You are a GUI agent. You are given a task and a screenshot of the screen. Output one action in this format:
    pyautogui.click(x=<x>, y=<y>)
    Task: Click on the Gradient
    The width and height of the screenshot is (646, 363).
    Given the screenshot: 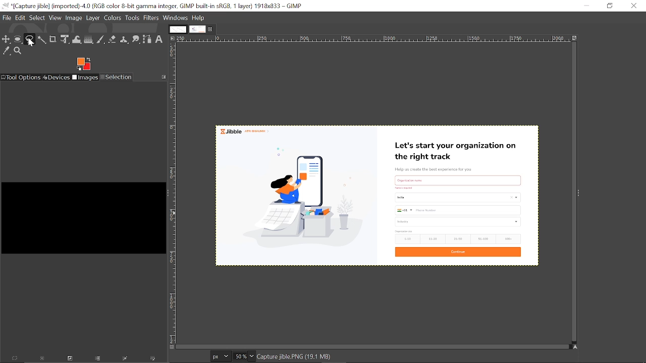 What is the action you would take?
    pyautogui.click(x=88, y=40)
    